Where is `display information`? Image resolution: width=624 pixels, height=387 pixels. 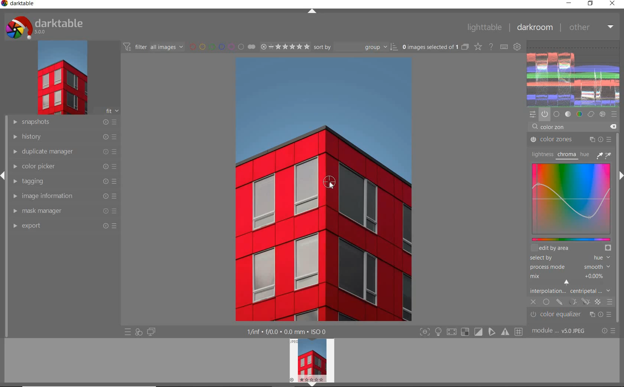
display information is located at coordinates (287, 332).